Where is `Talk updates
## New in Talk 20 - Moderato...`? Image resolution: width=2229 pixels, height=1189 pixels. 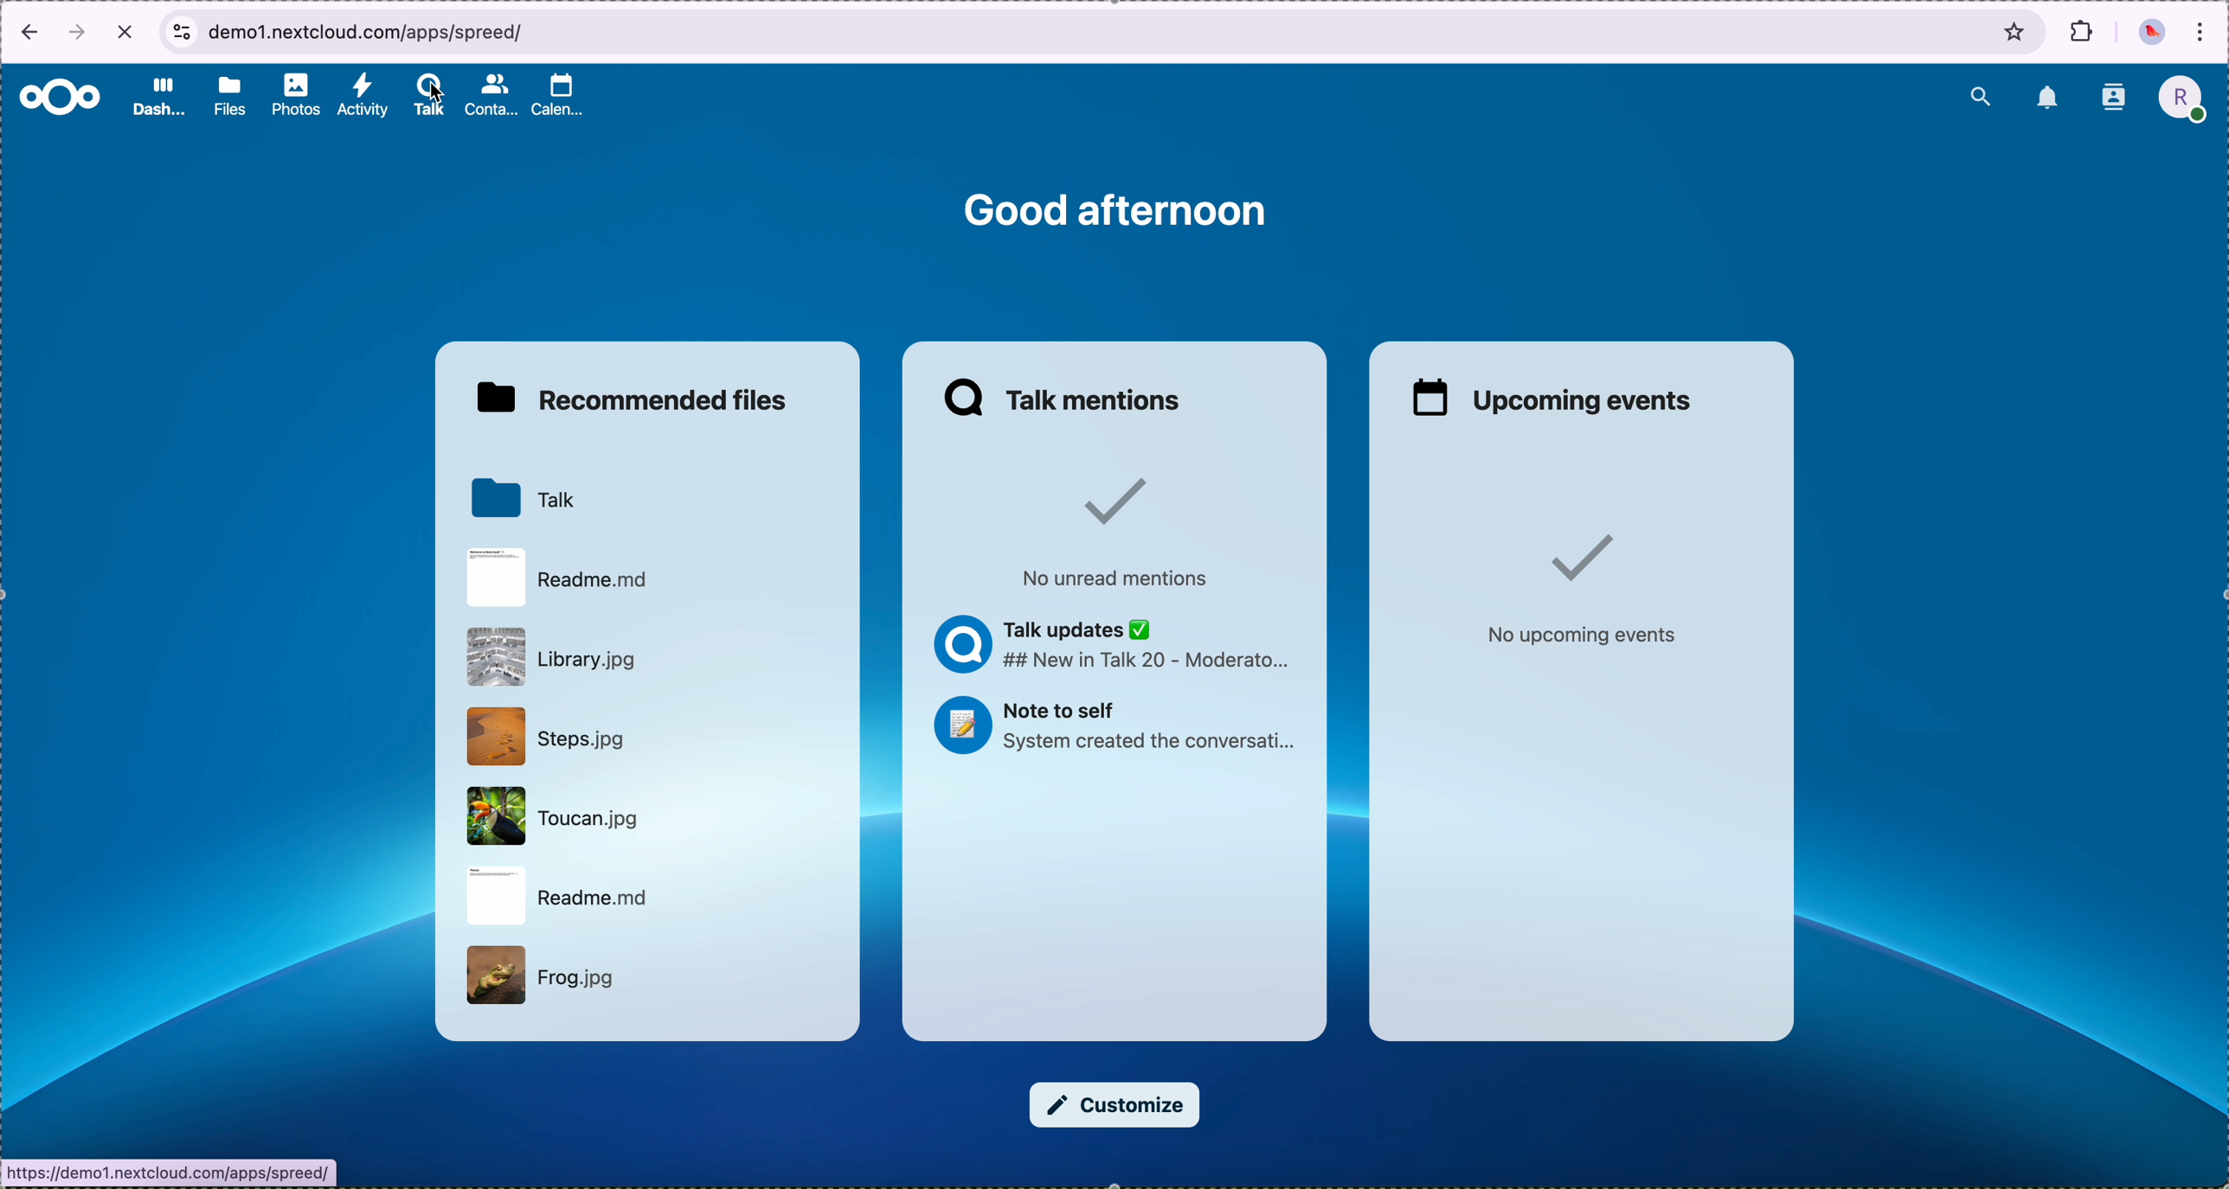 Talk updates
## New in Talk 20 - Moderato... is located at coordinates (1110, 649).